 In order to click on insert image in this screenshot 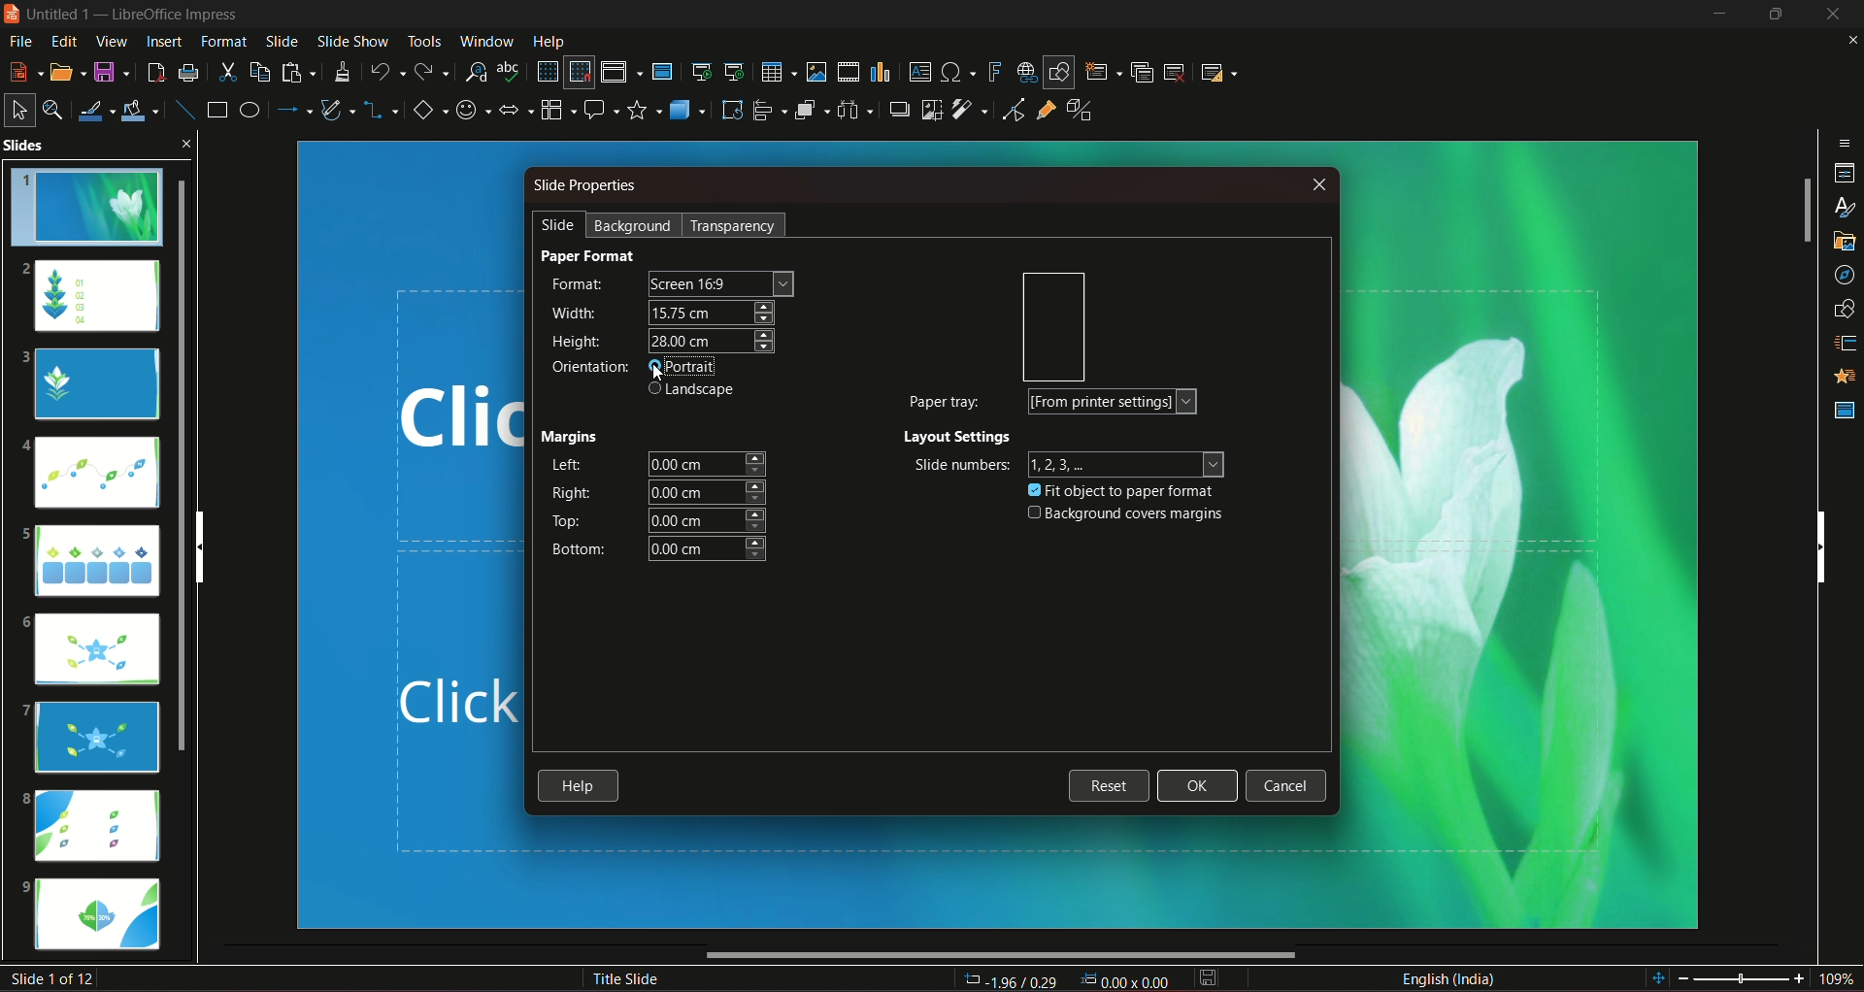, I will do `click(815, 72)`.